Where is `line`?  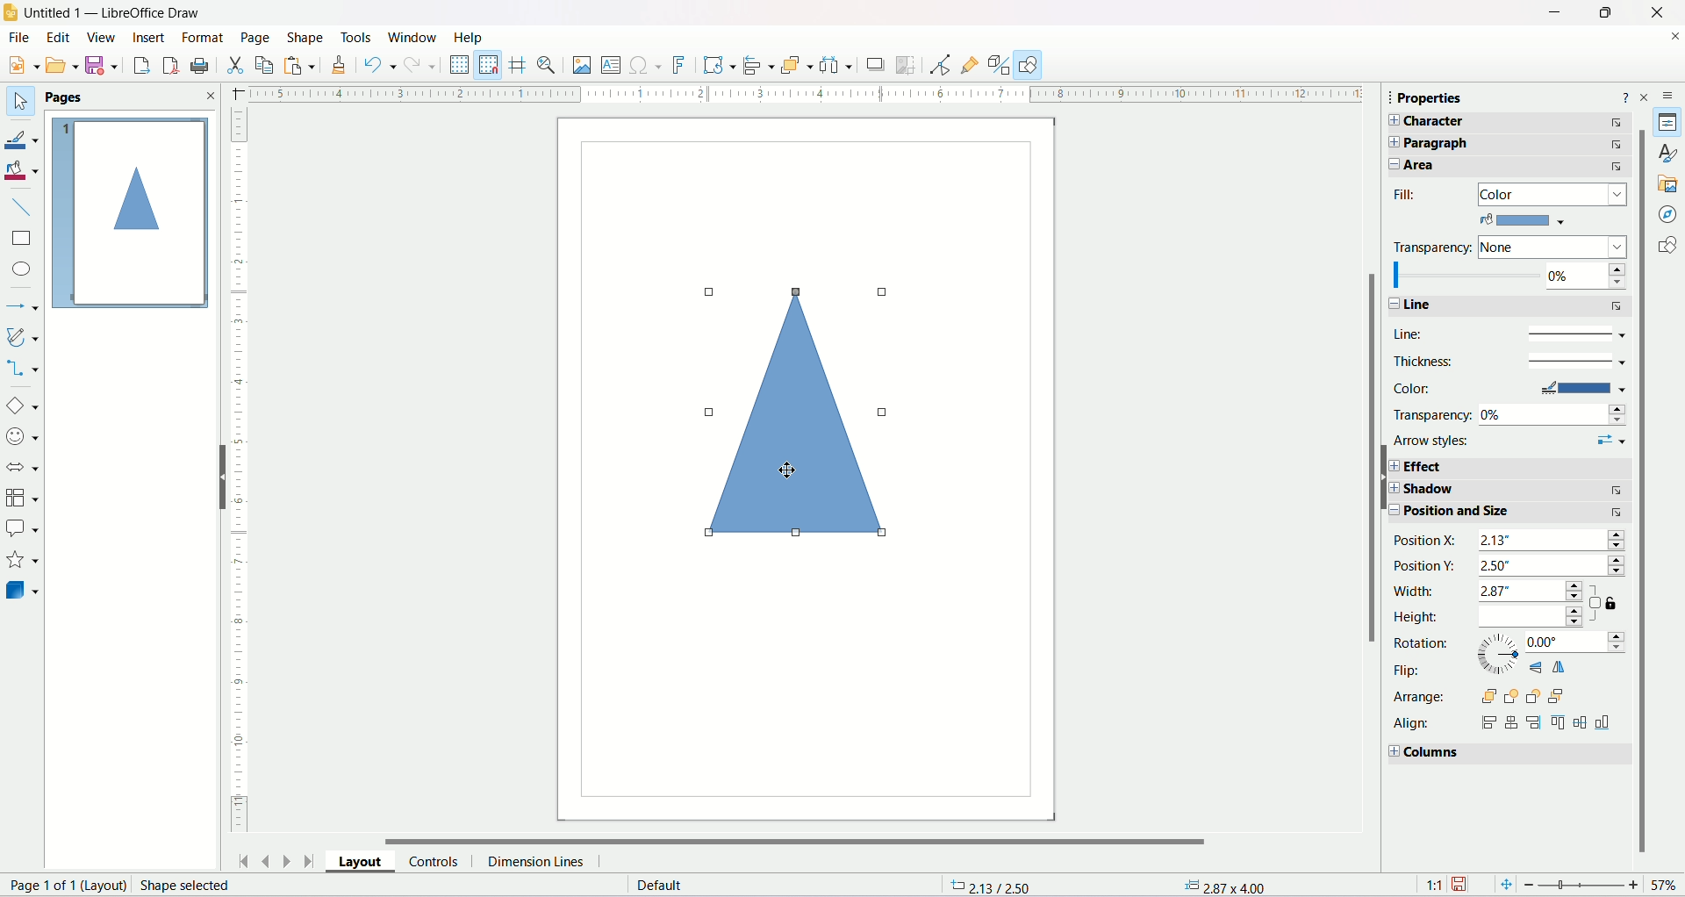 line is located at coordinates (1508, 303).